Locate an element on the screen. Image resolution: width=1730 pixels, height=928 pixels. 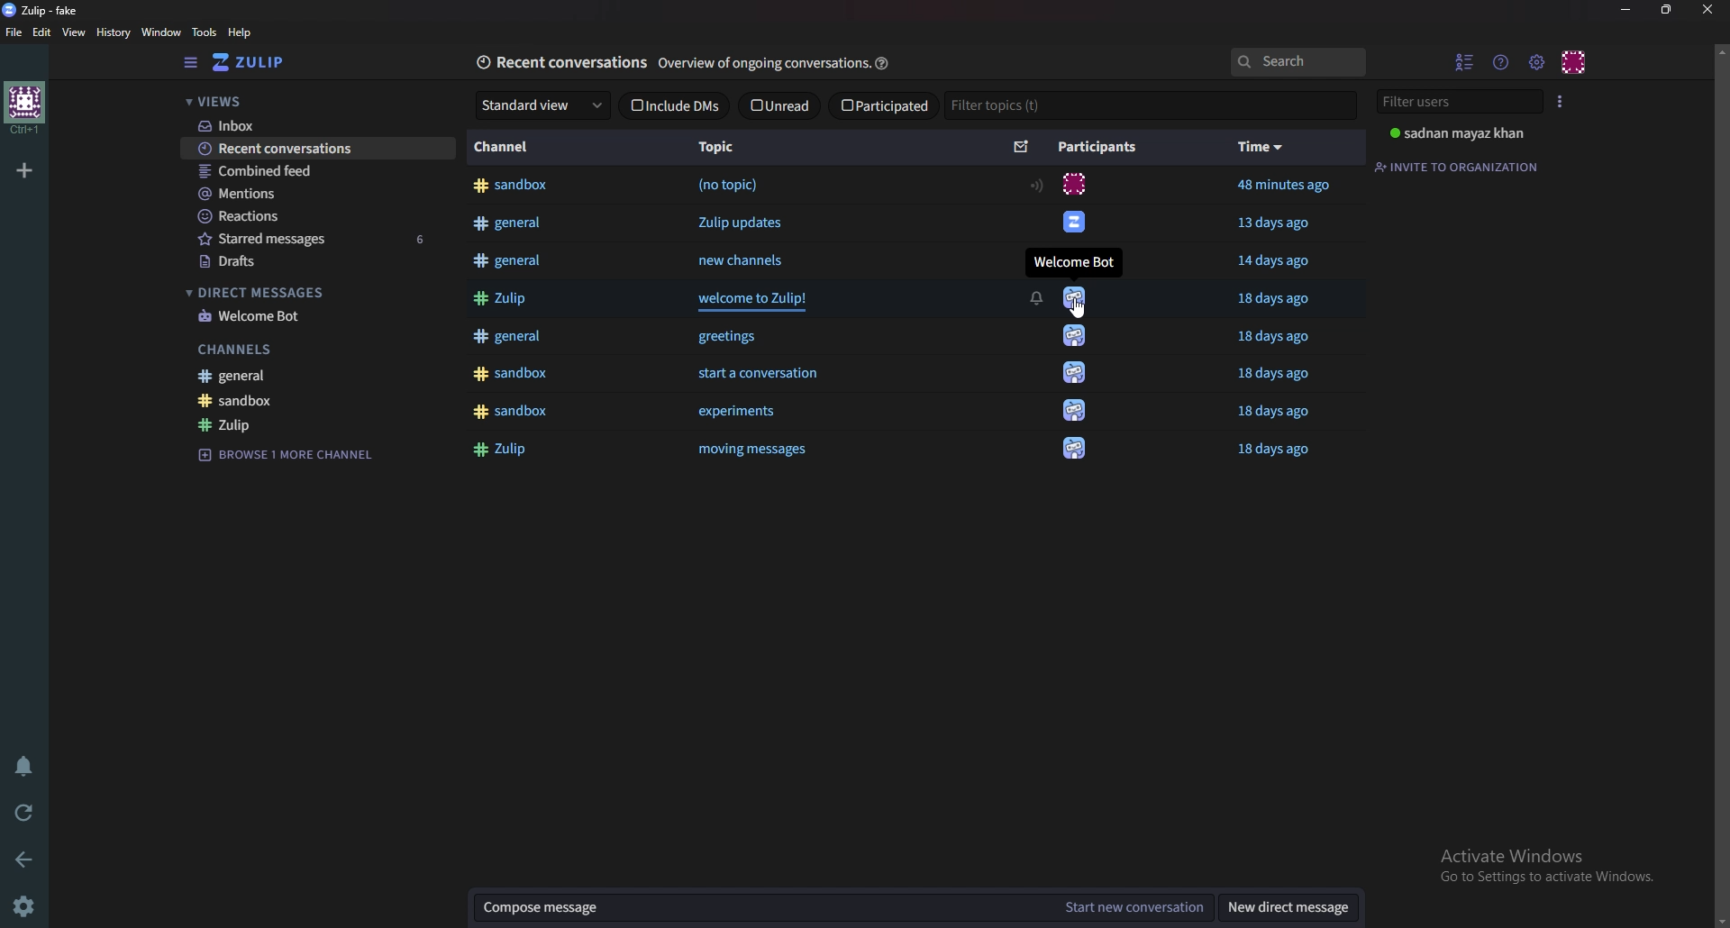
Enable do not disturb is located at coordinates (25, 766).